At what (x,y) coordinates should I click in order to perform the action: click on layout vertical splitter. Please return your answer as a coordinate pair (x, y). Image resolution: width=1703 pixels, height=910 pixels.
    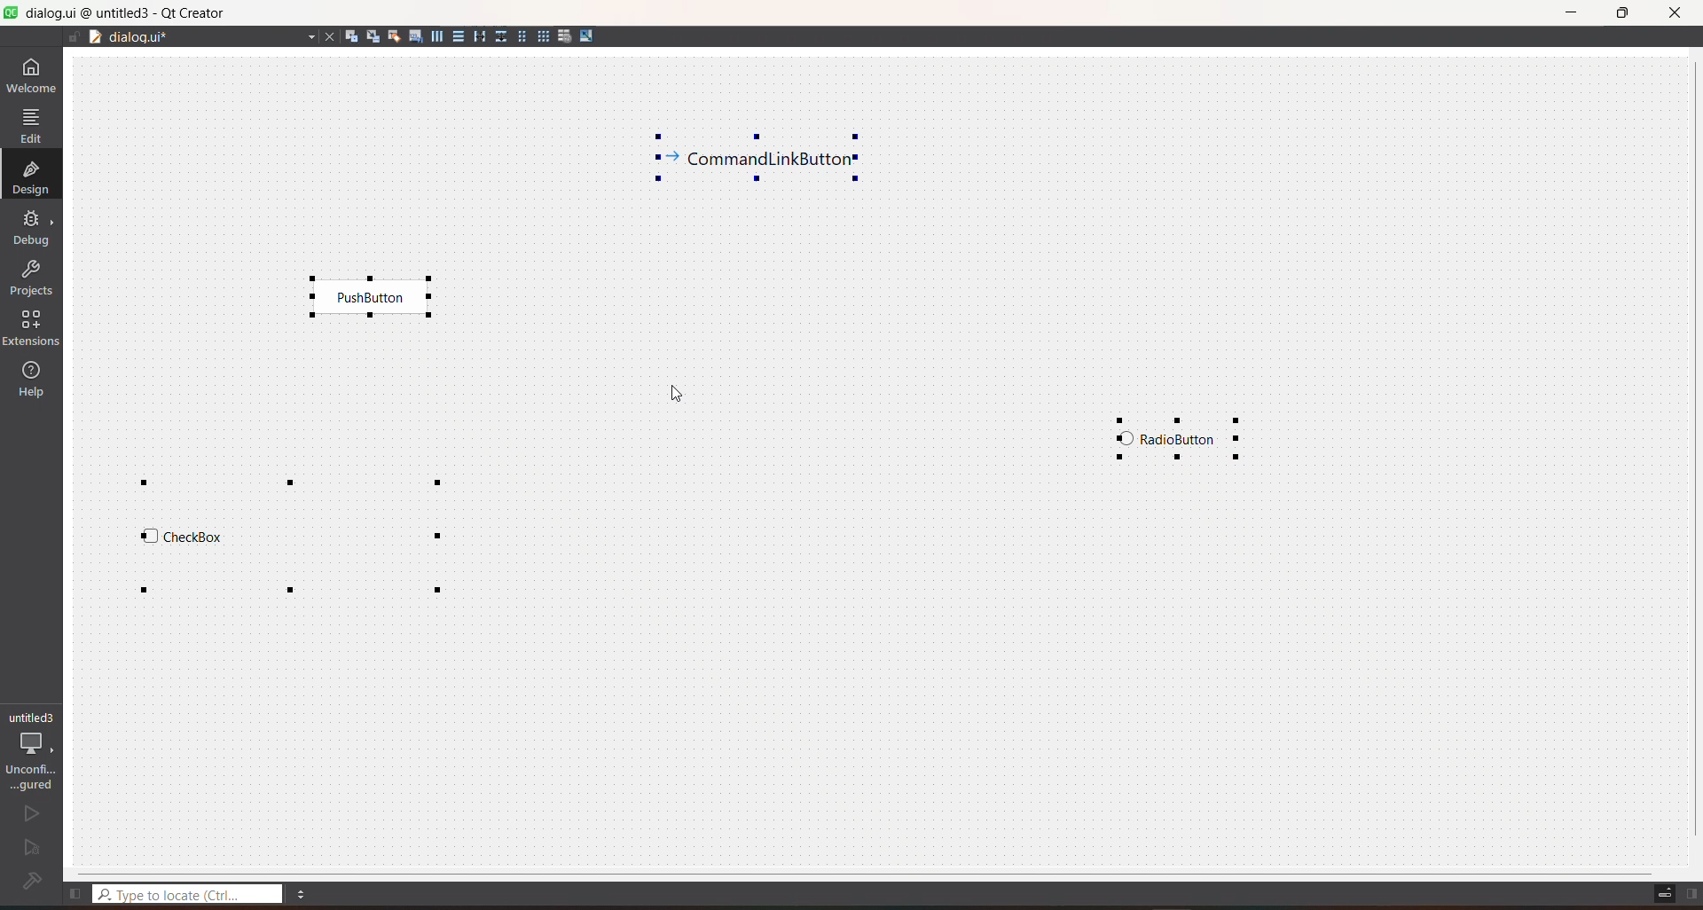
    Looking at the image, I should click on (499, 37).